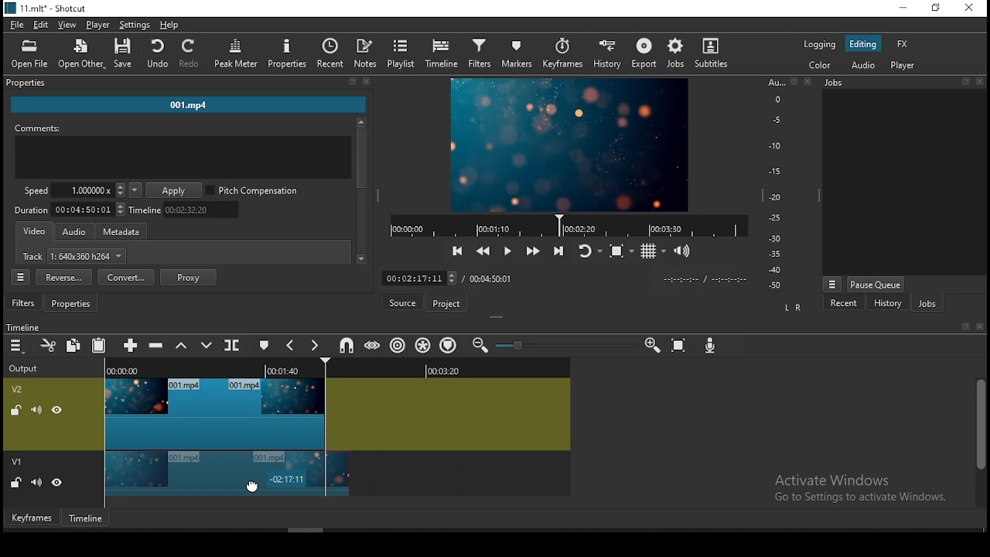 This screenshot has width=990, height=557. What do you see at coordinates (315, 347) in the screenshot?
I see `next marker` at bounding box center [315, 347].